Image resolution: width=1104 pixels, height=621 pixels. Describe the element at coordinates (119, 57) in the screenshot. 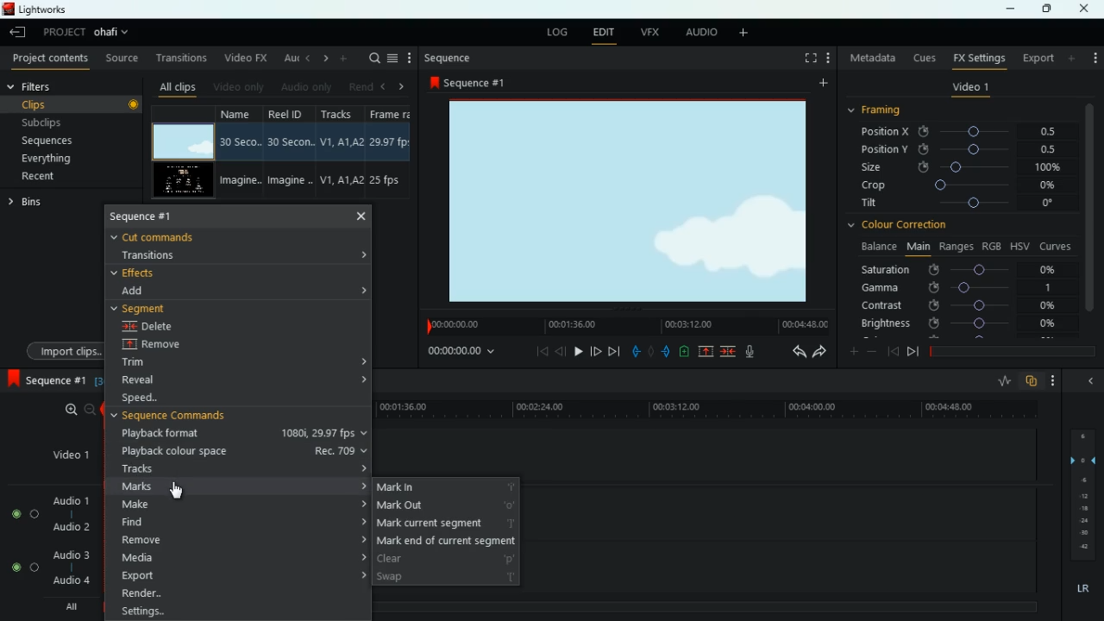

I see `source` at that location.